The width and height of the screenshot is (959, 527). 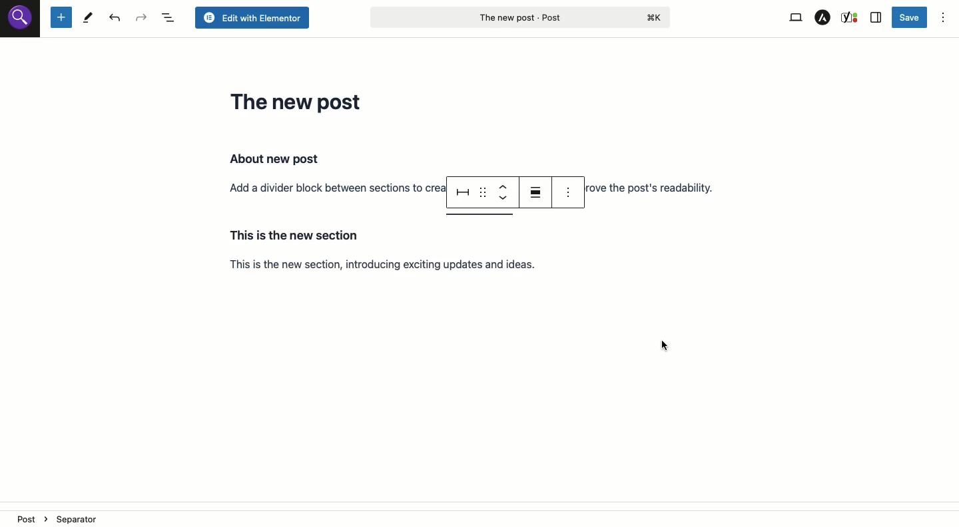 I want to click on Separator, so click(x=481, y=215).